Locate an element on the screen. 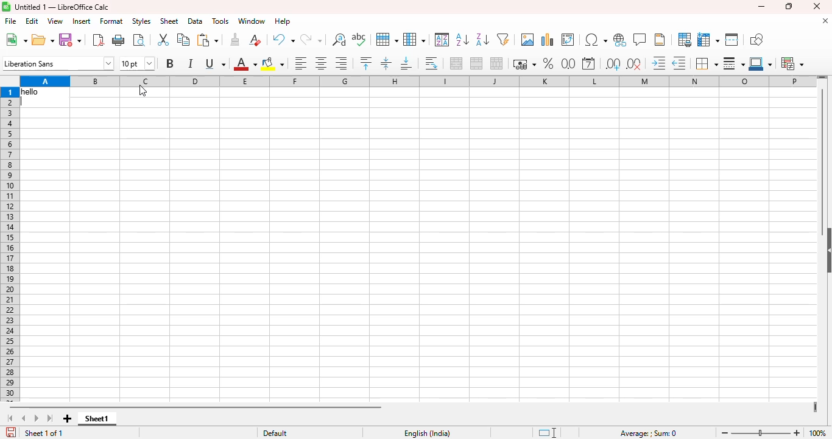 Image resolution: width=832 pixels, height=439 pixels. format as currency is located at coordinates (524, 64).